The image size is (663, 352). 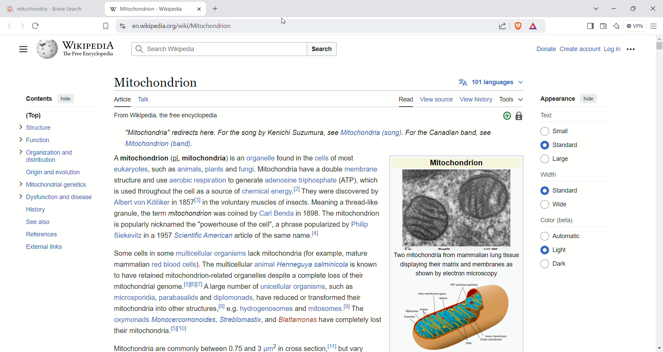 I want to click on Some cells in some multicellular organisms lack mitochondria (for example, maturemammalian red blood cells). The multicellular animal Henneguya salminicola is knownto have retained mitochondrion-related organelles despite a complete loss of theirmitochondrial genome. 87) A large number of unicellular organisms, such asmicrosporidia, parabasalids and diplomonads, have reduced or transformed theirmitochondria into other structures, €] e.g. hydrogenosomes and mitosomes.[¥] Theoxymonads Monocercomonoides, Streblomastix, and Blattamonas have completely losttheir mitochondria., so click(x=241, y=292).